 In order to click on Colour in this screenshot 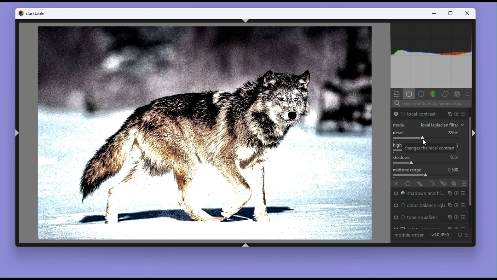, I will do `click(433, 94)`.